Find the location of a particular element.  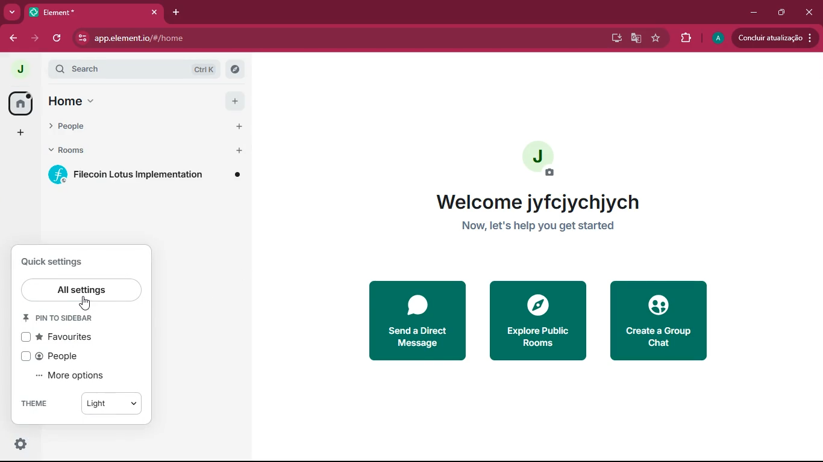

extensions is located at coordinates (686, 38).